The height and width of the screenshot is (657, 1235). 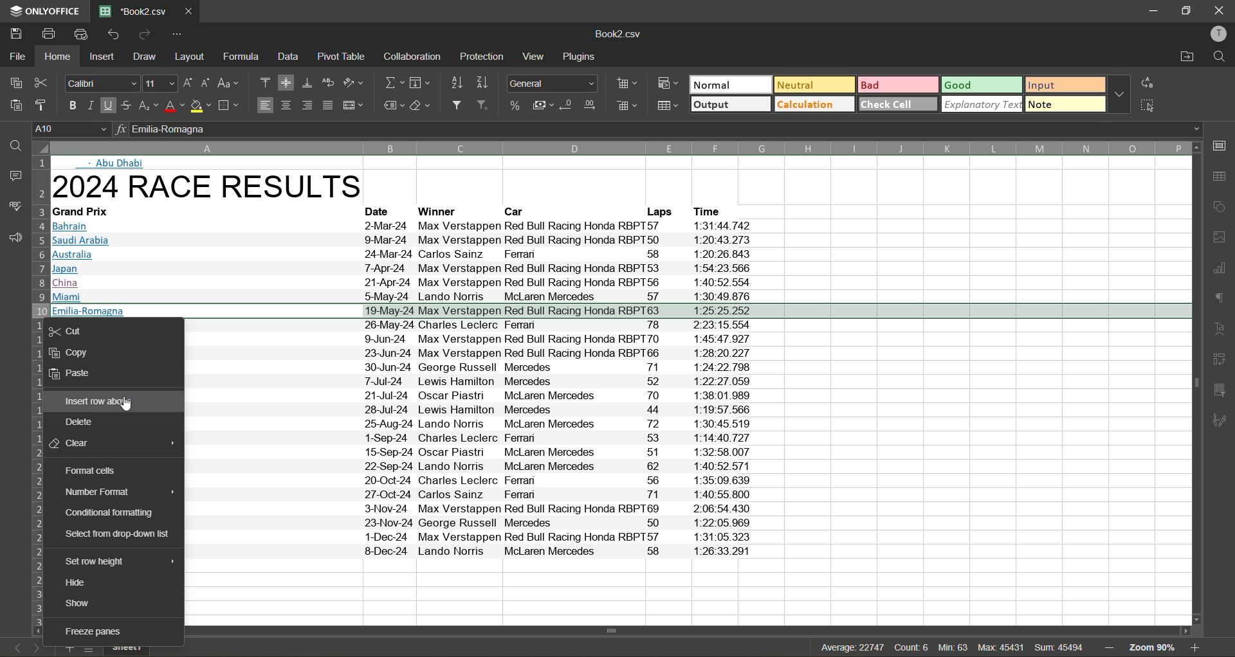 I want to click on decrement size, so click(x=206, y=83).